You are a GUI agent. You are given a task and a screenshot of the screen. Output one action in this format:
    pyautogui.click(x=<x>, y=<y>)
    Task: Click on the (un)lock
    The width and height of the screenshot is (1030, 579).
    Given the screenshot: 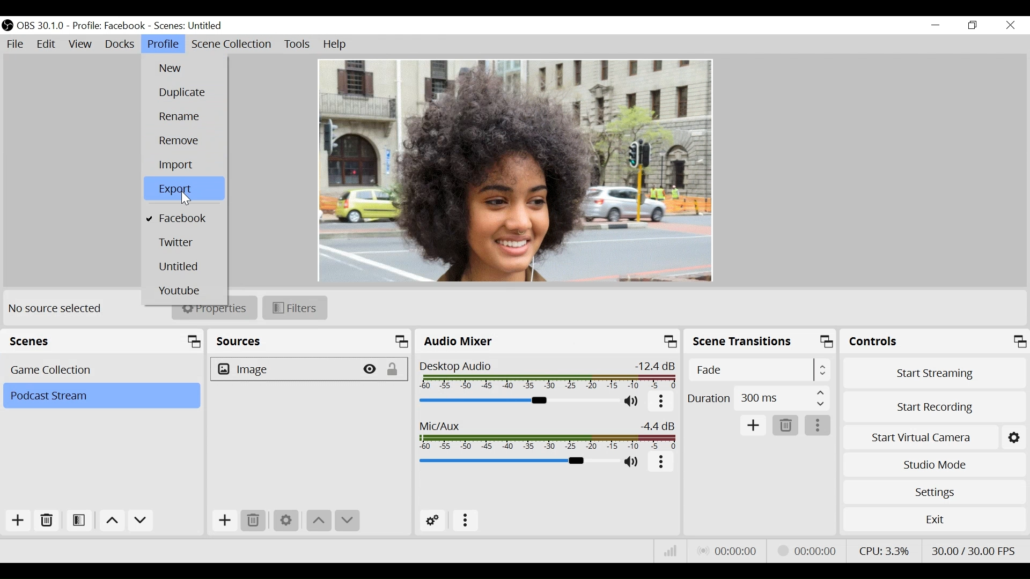 What is the action you would take?
    pyautogui.click(x=396, y=369)
    